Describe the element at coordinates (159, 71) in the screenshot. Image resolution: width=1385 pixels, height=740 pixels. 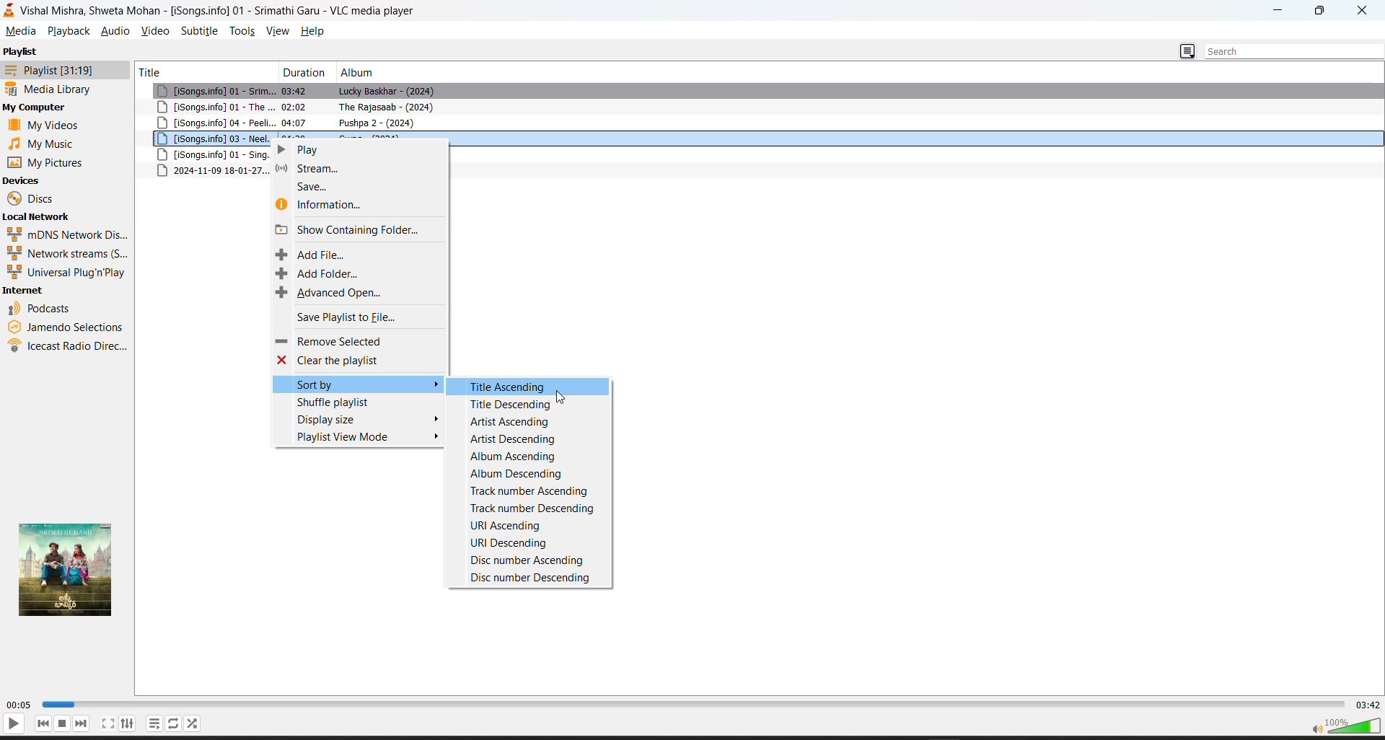
I see `title` at that location.